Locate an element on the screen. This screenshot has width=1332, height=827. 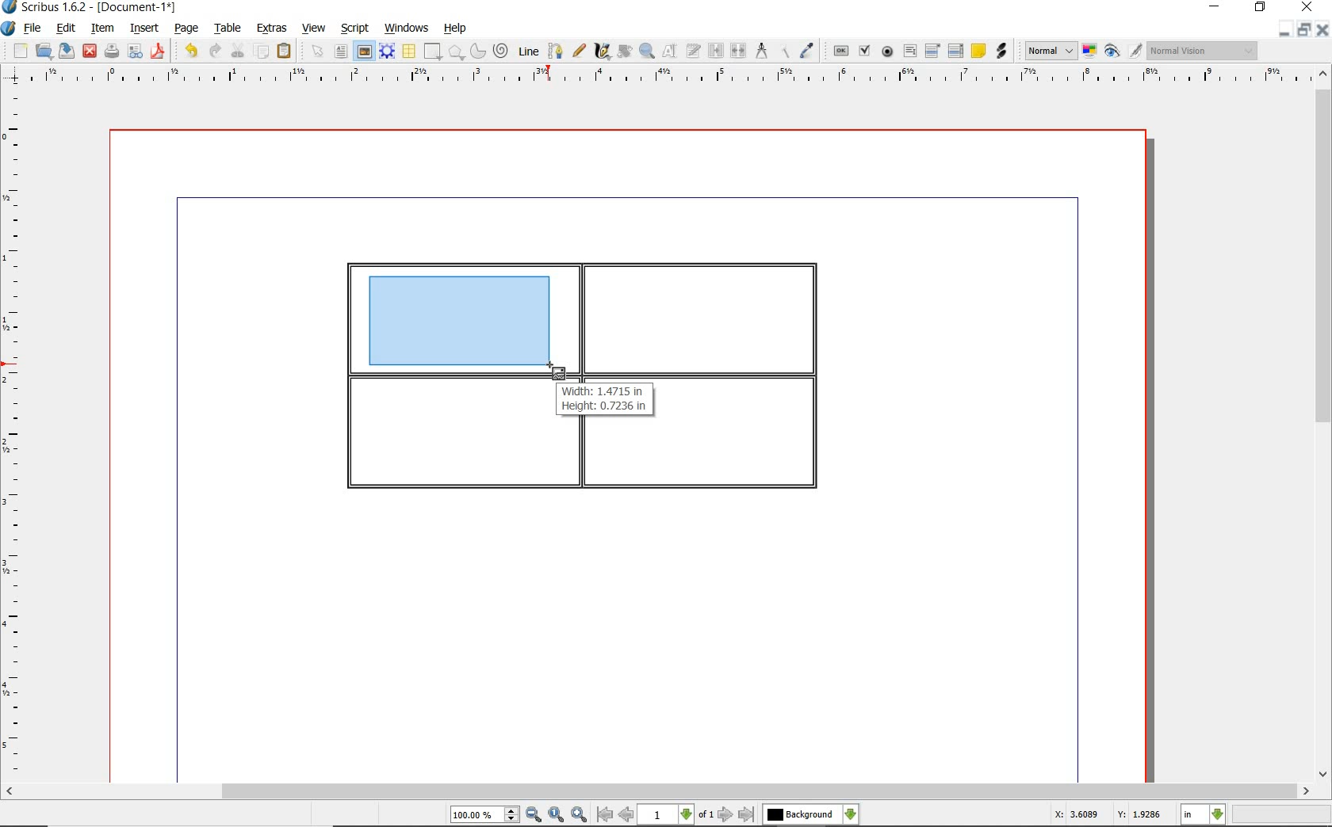
copy item properties is located at coordinates (783, 51).